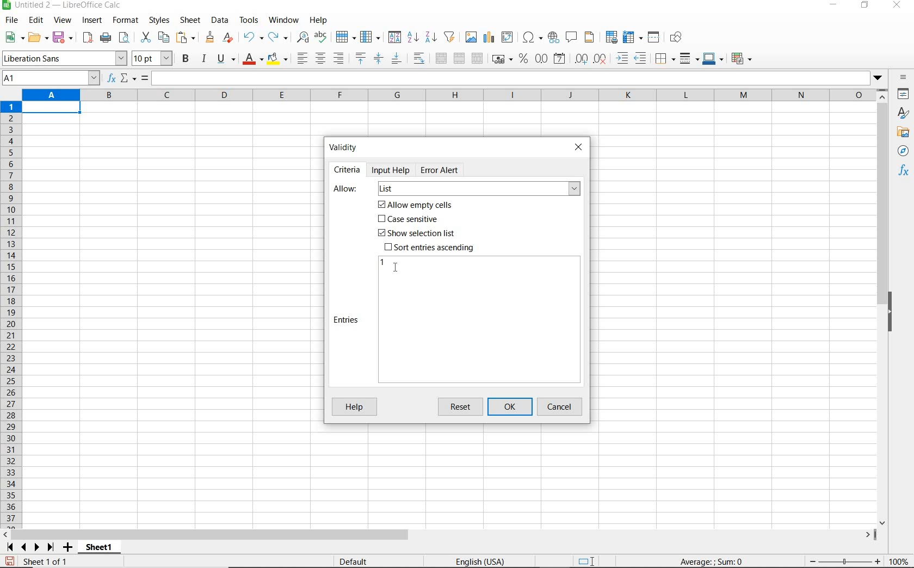 This screenshot has height=568, width=914. Describe the element at coordinates (64, 58) in the screenshot. I see `font name` at that location.